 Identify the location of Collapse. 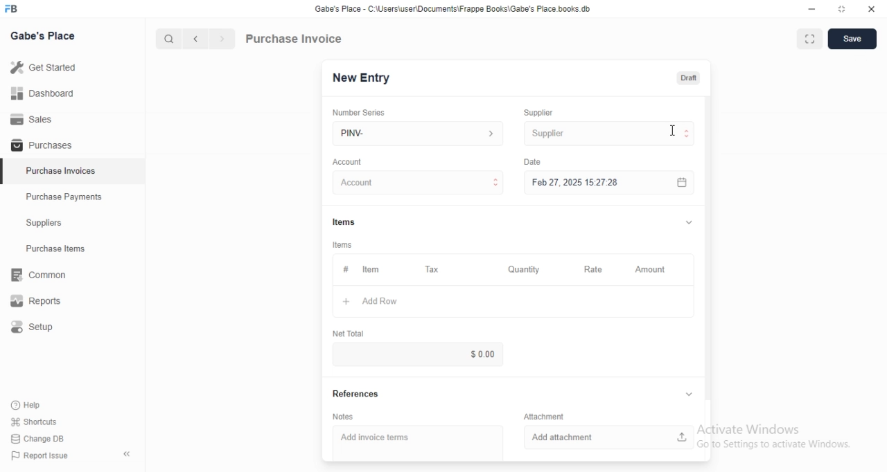
(689, 222).